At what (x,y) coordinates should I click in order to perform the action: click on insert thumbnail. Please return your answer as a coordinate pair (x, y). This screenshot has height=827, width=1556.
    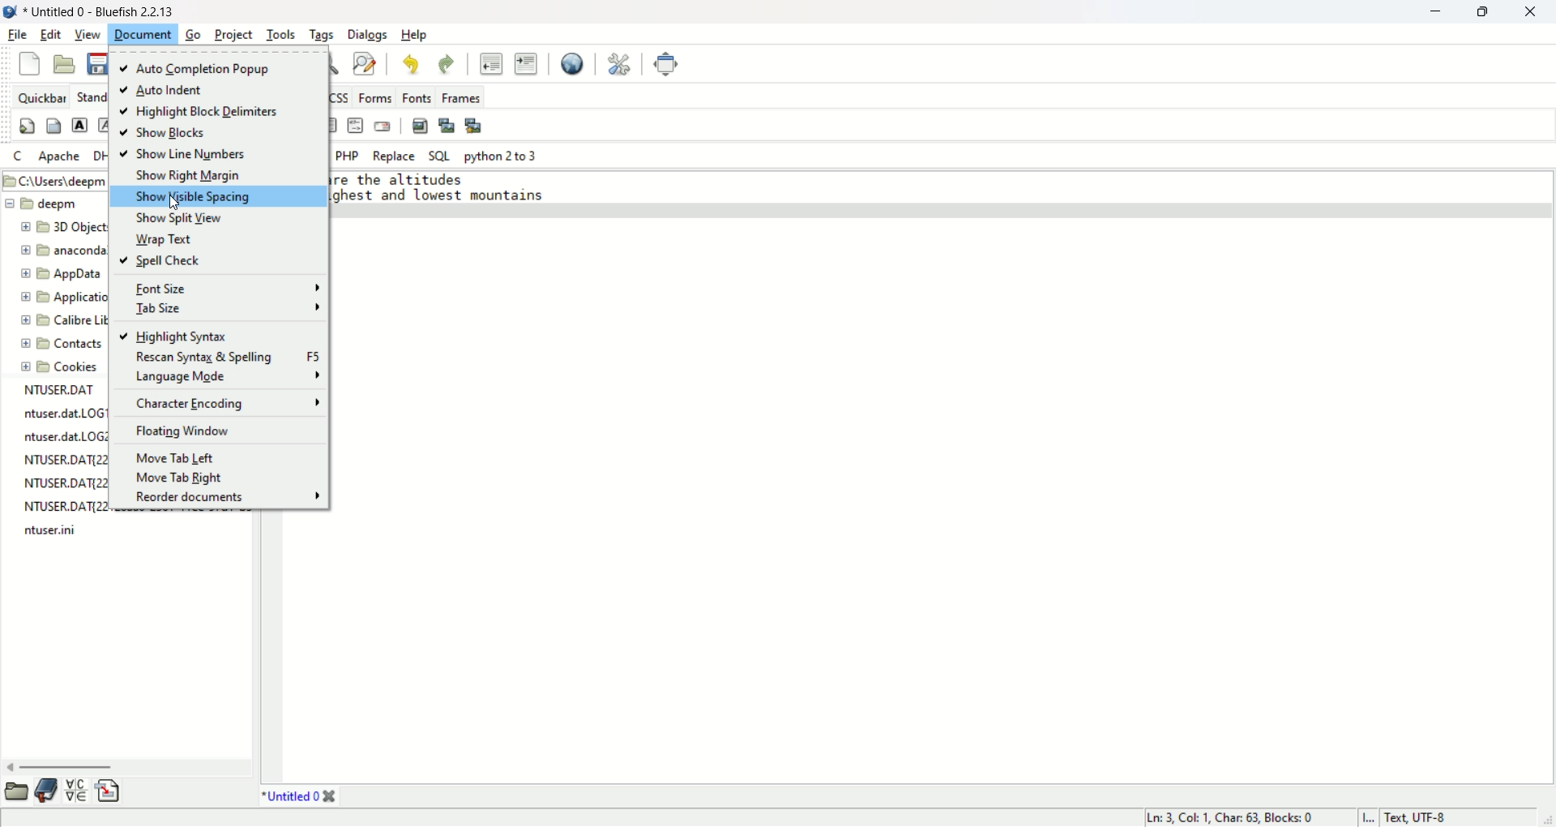
    Looking at the image, I should click on (445, 123).